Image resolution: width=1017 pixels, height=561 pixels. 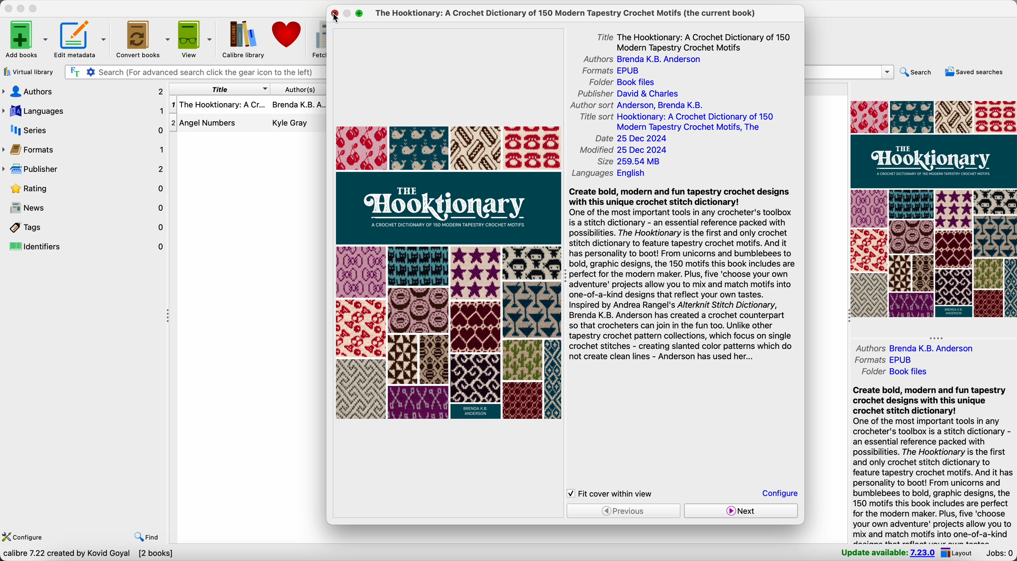 I want to click on synopsis, so click(x=933, y=464).